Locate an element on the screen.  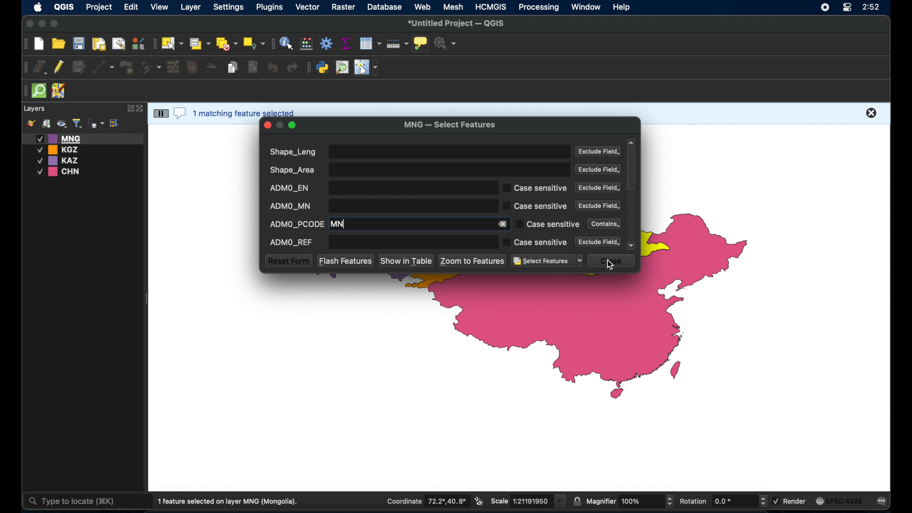
inactive minimize is located at coordinates (280, 125).